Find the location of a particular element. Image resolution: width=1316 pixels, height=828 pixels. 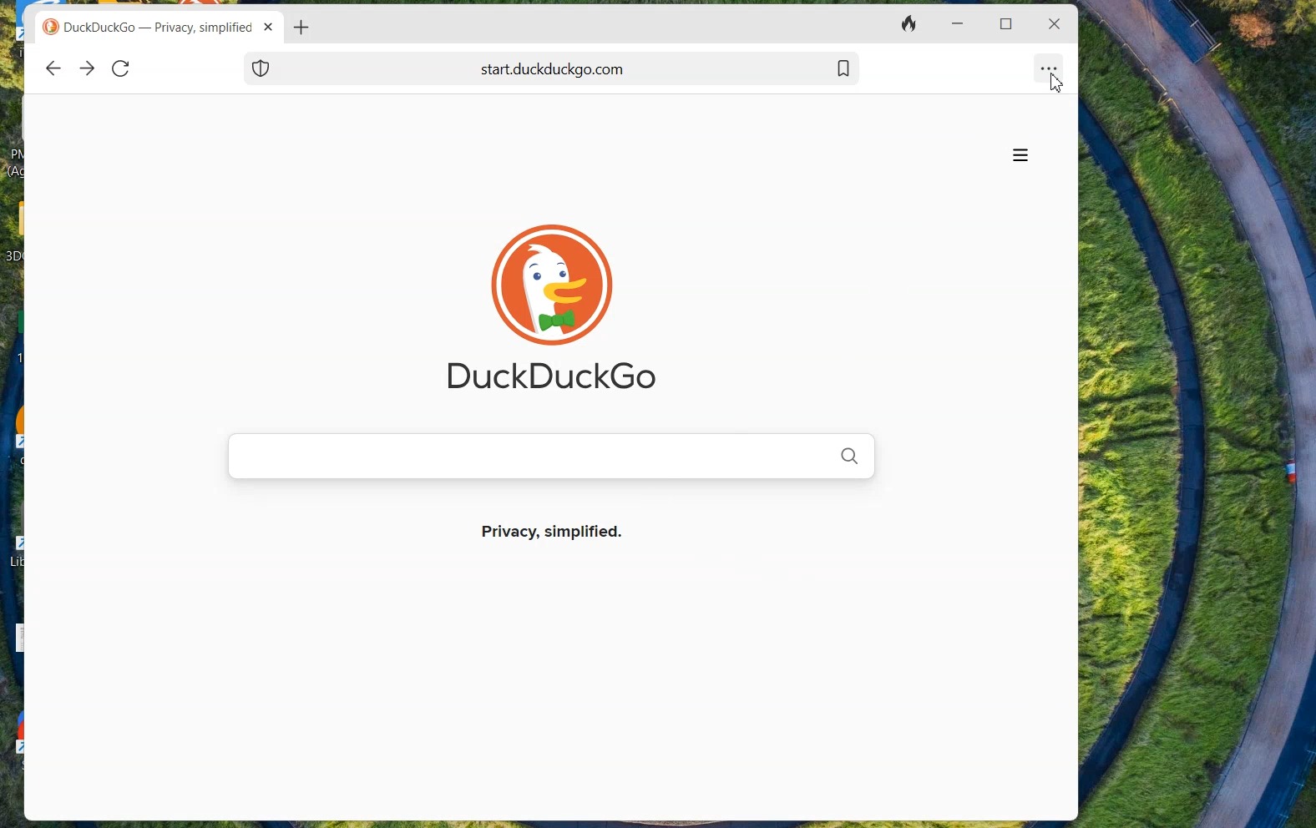

close is located at coordinates (1052, 24).